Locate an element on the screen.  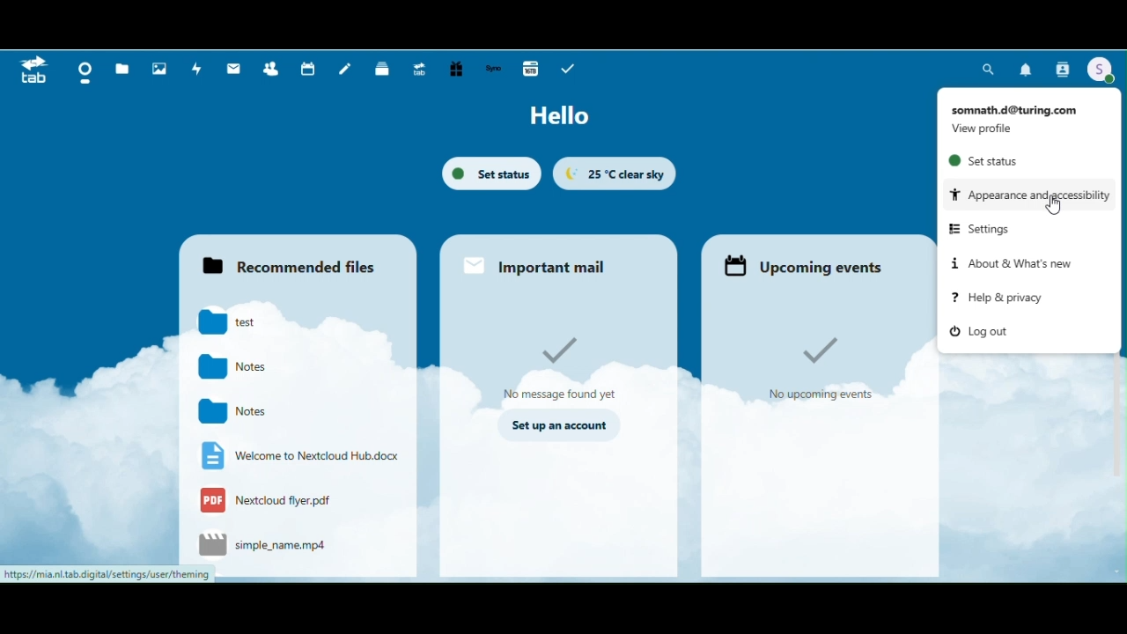
Settings is located at coordinates (989, 228).